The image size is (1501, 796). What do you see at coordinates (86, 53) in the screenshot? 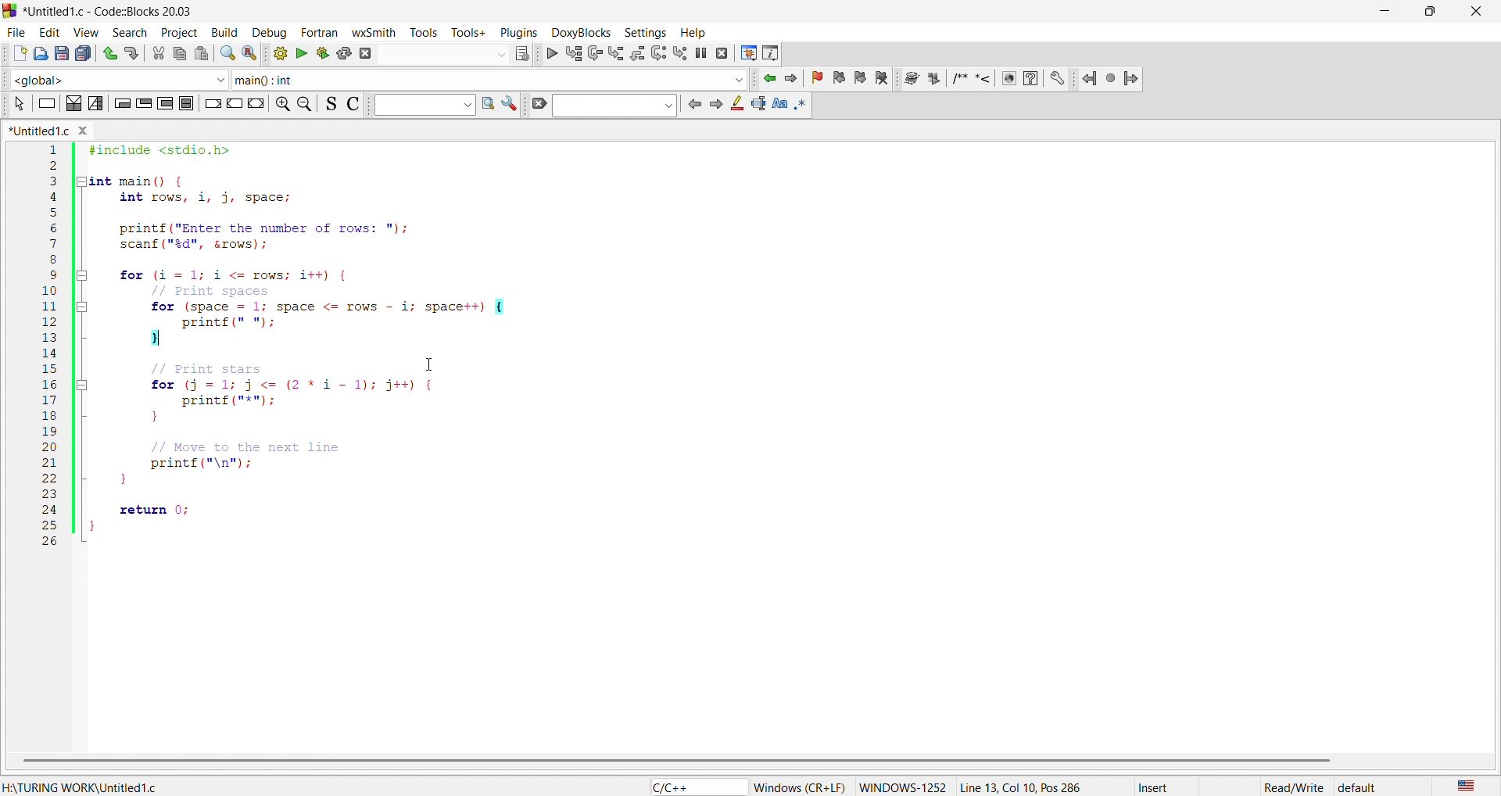
I see `save all` at bounding box center [86, 53].